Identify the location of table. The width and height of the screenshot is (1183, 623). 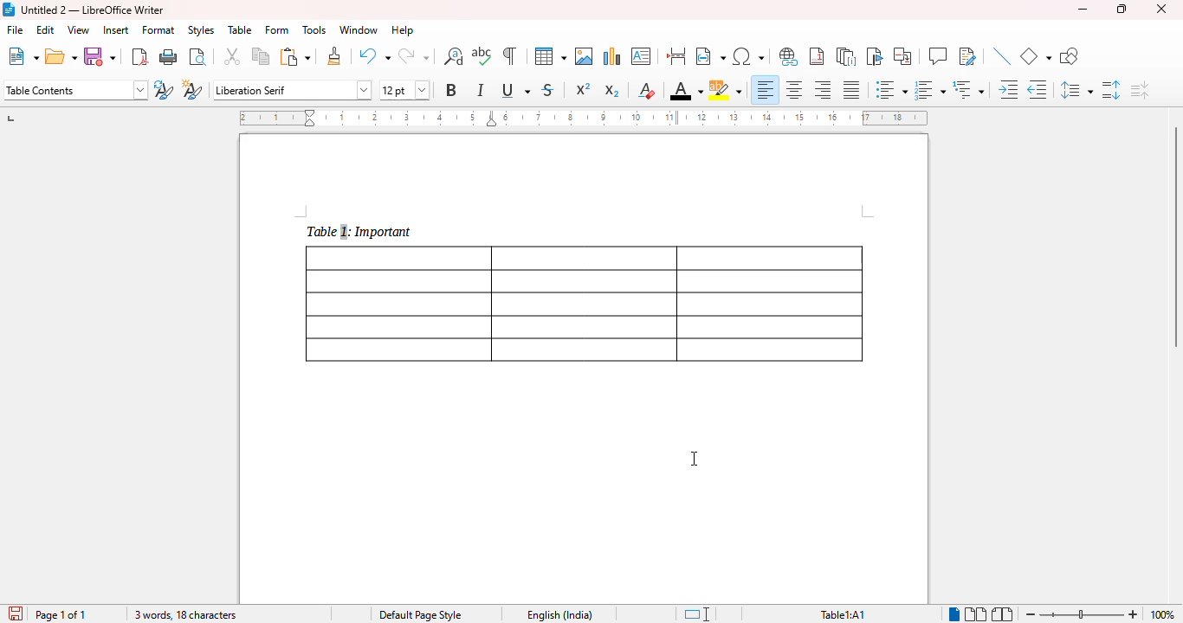
(551, 56).